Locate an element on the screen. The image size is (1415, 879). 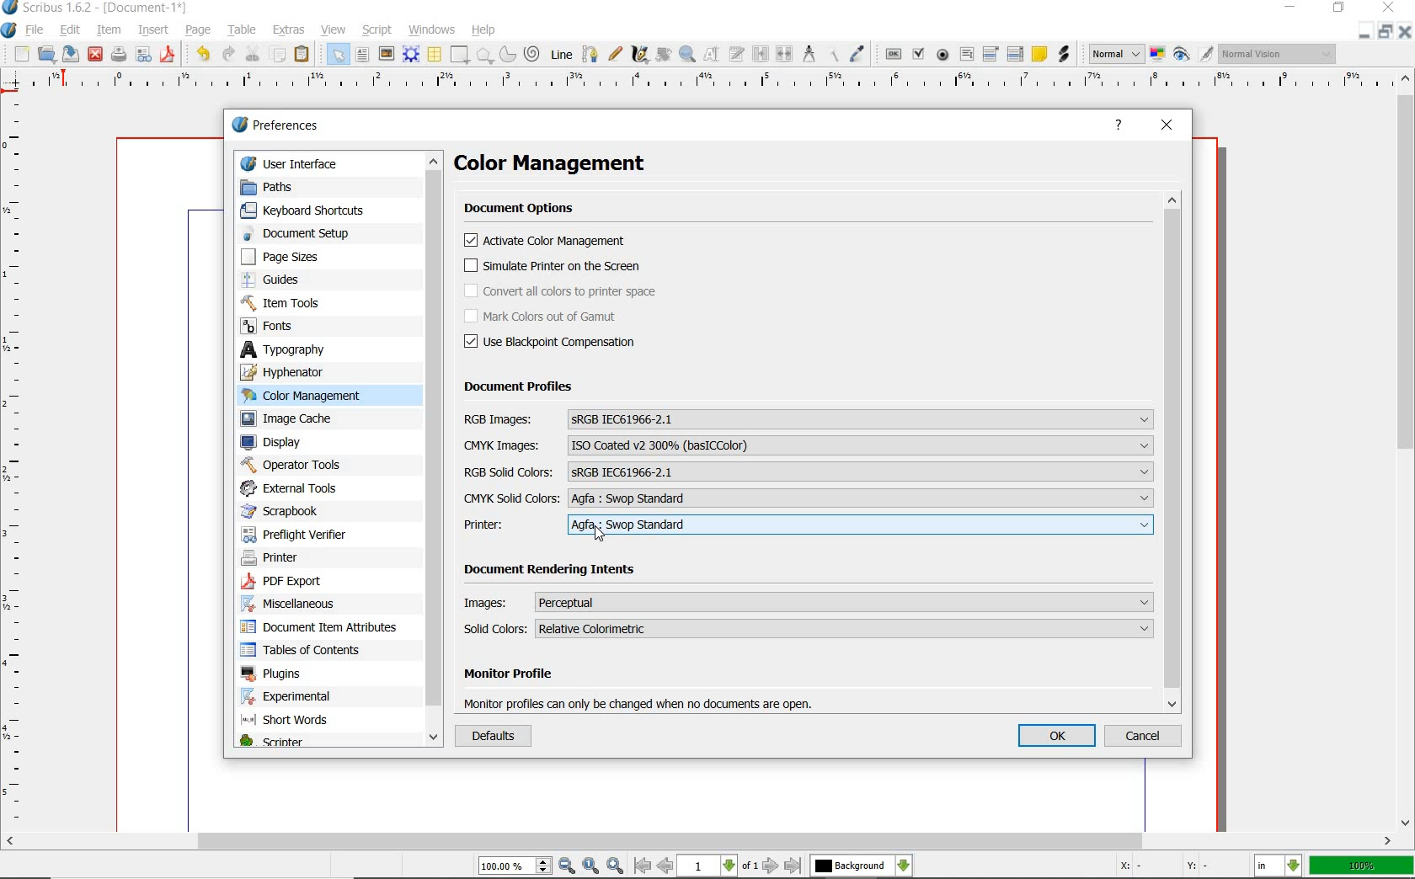
HELP is located at coordinates (1120, 126).